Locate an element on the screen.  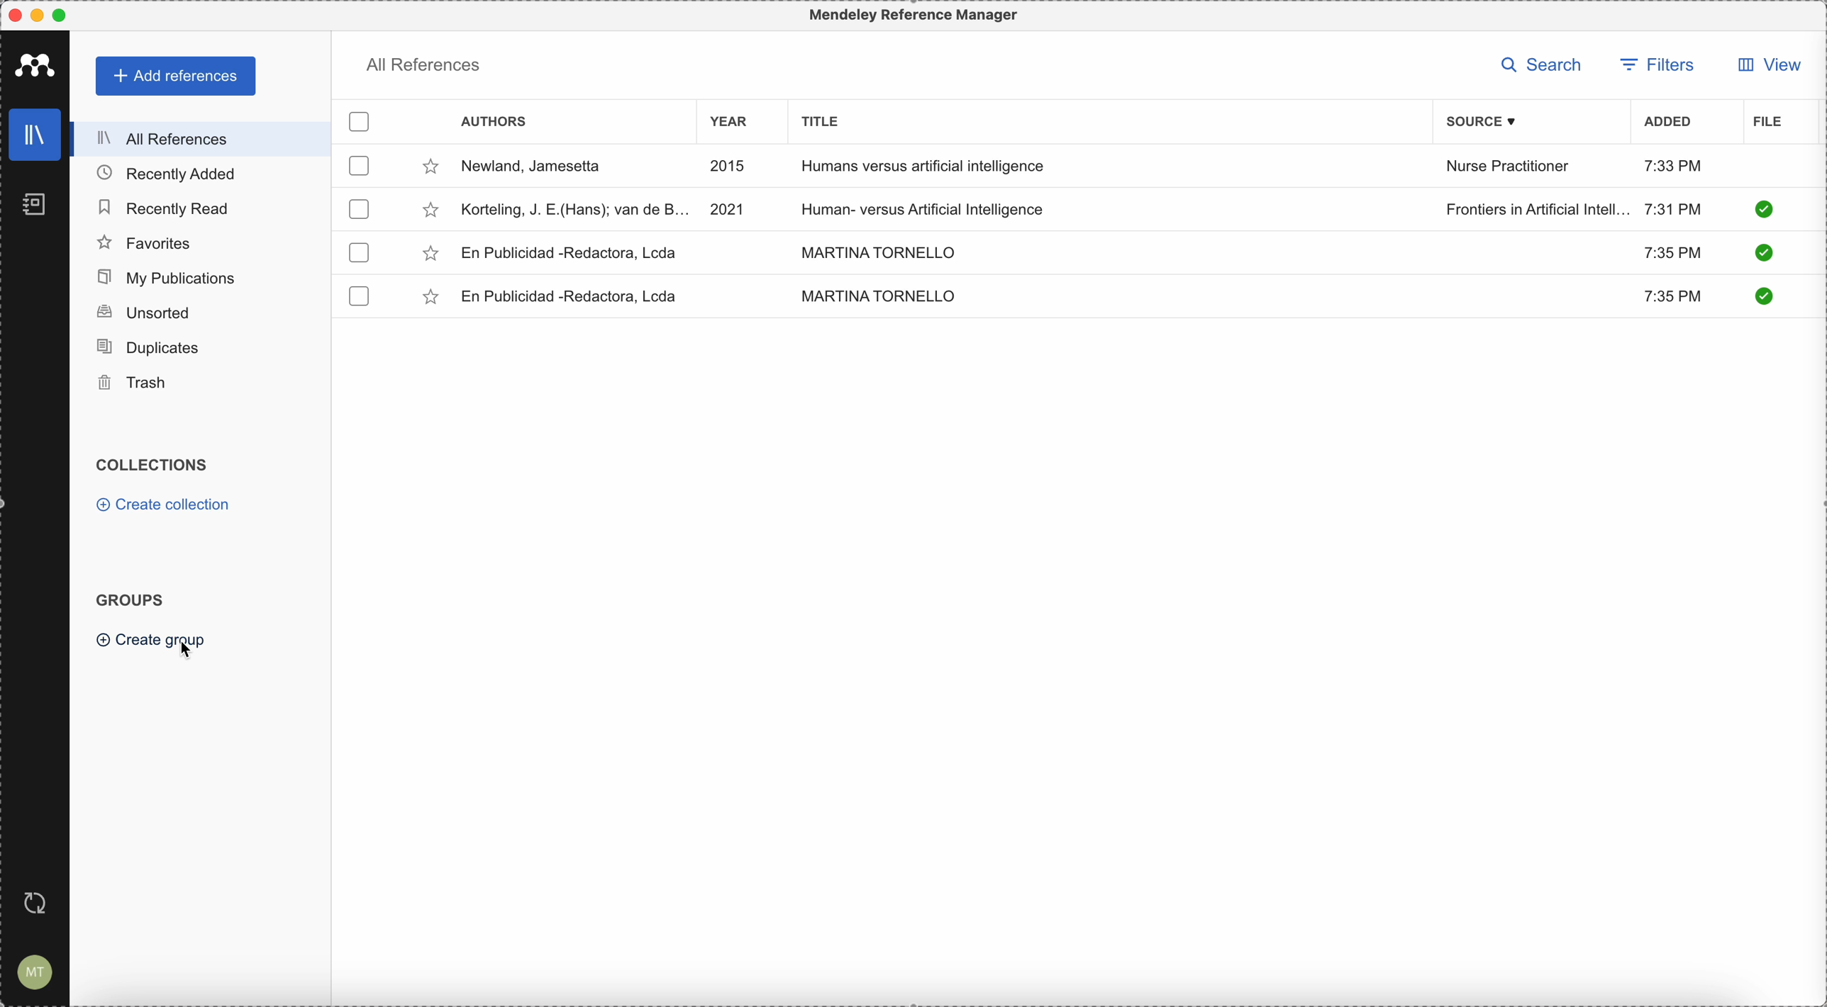
last sync is located at coordinates (32, 904).